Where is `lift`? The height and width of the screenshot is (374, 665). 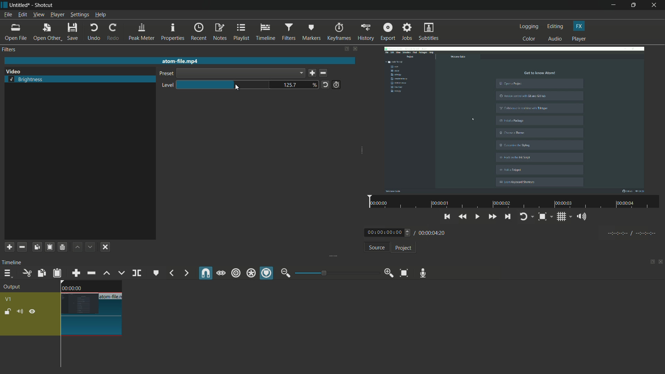
lift is located at coordinates (106, 273).